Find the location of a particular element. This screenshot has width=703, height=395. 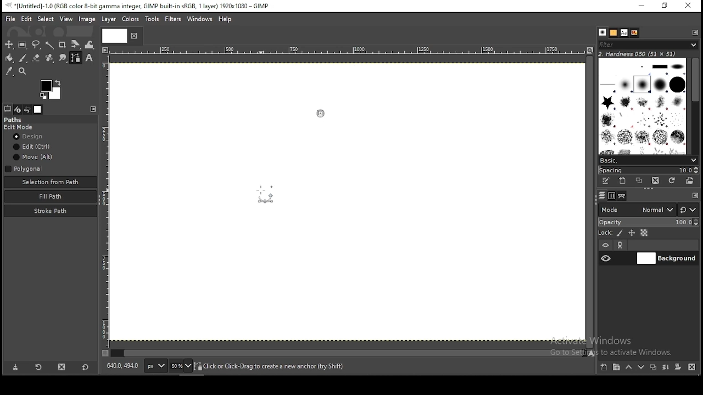

edit this brush is located at coordinates (605, 180).